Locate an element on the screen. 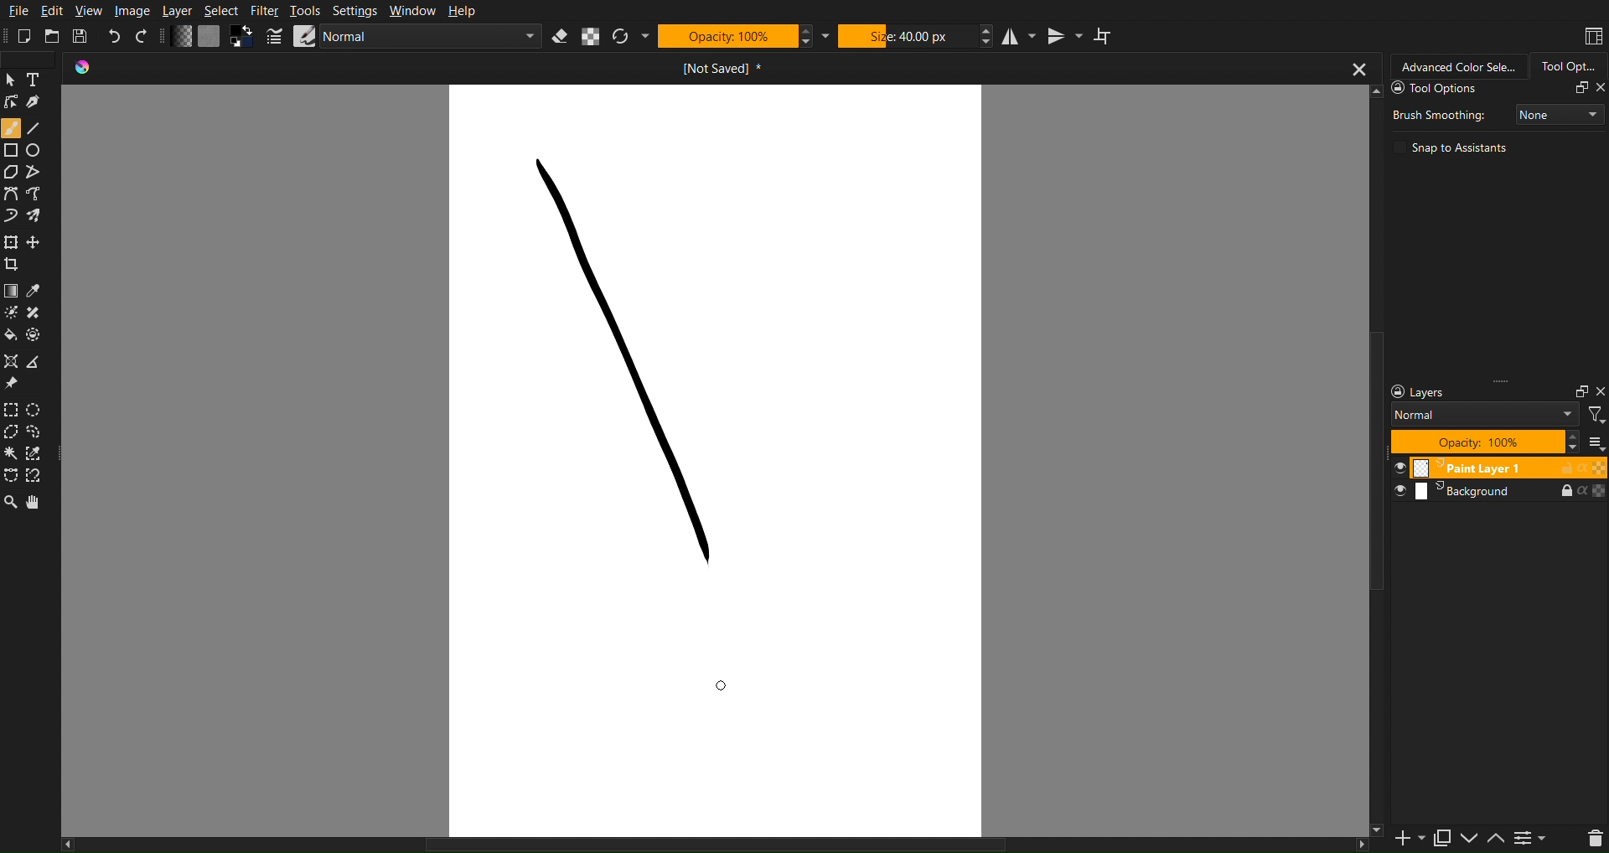 The image size is (1609, 853). Select is located at coordinates (222, 11).